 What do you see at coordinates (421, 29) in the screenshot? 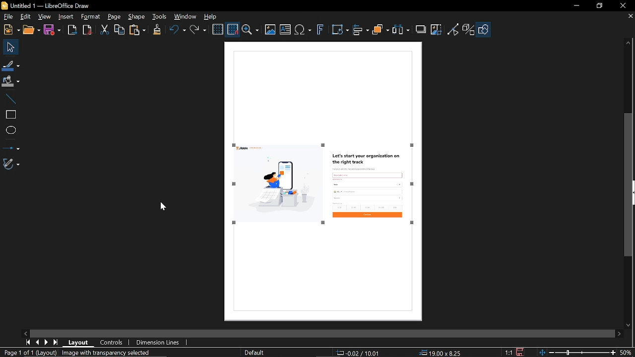
I see `Shadow` at bounding box center [421, 29].